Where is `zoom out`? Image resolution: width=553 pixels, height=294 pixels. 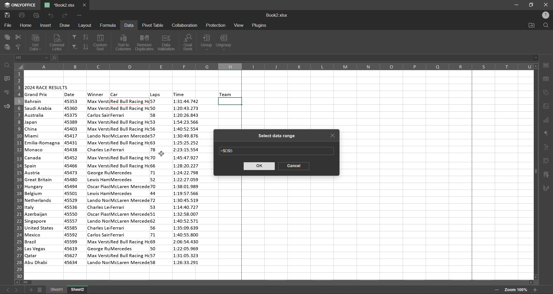 zoom out is located at coordinates (496, 290).